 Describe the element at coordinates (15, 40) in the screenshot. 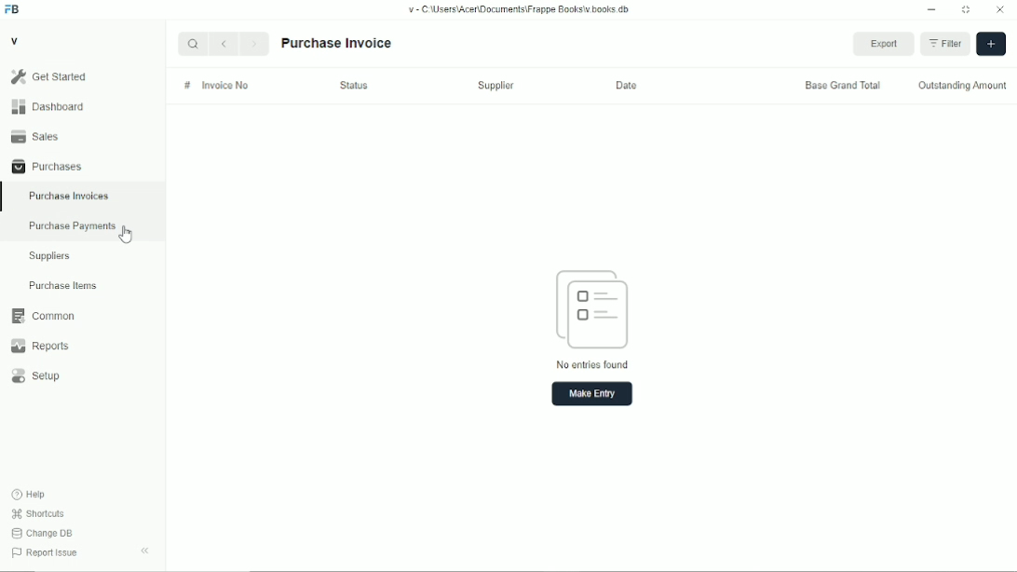

I see `V` at that location.